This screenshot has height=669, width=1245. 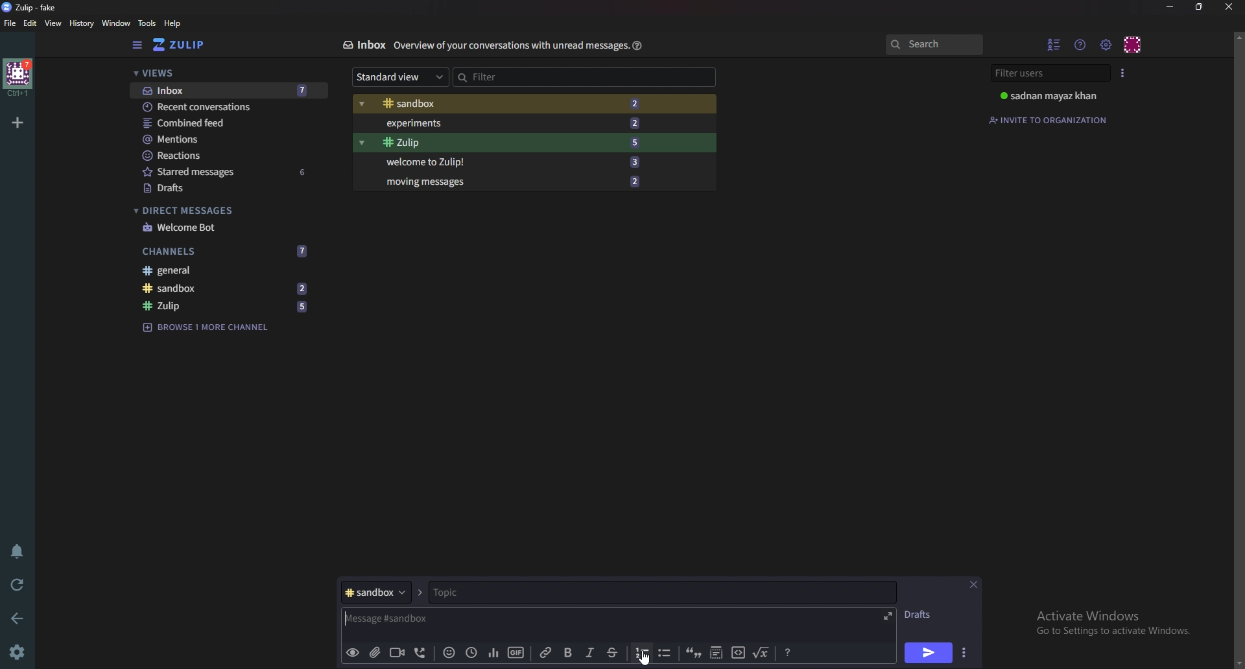 What do you see at coordinates (188, 45) in the screenshot?
I see `Home view` at bounding box center [188, 45].